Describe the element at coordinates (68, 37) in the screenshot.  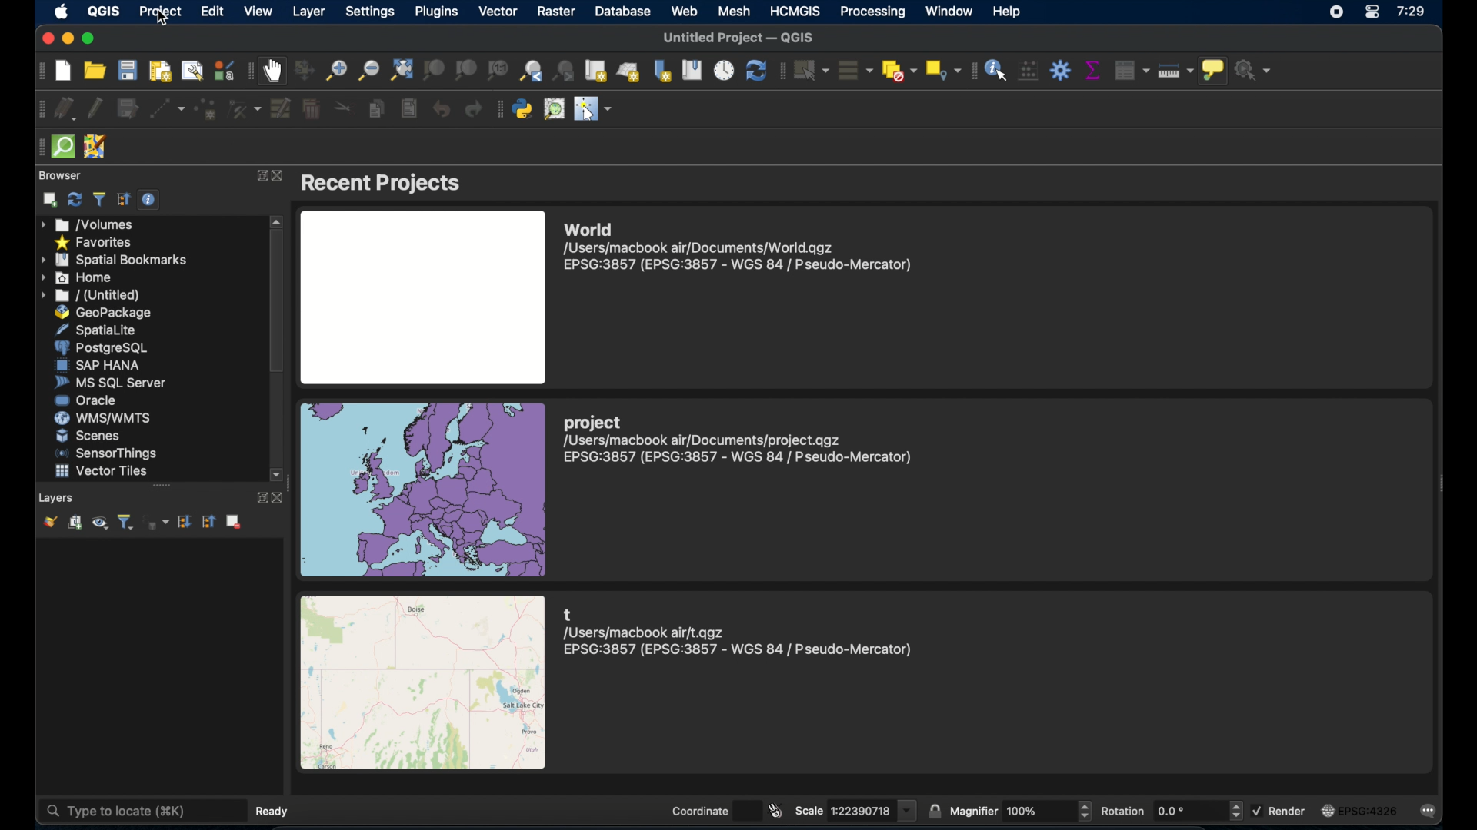
I see `minimize` at that location.